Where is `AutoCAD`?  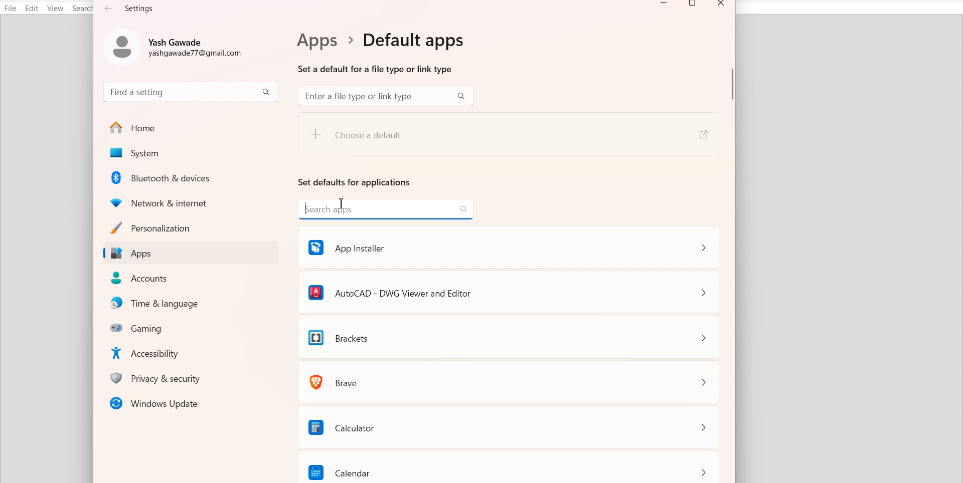 AutoCAD is located at coordinates (509, 291).